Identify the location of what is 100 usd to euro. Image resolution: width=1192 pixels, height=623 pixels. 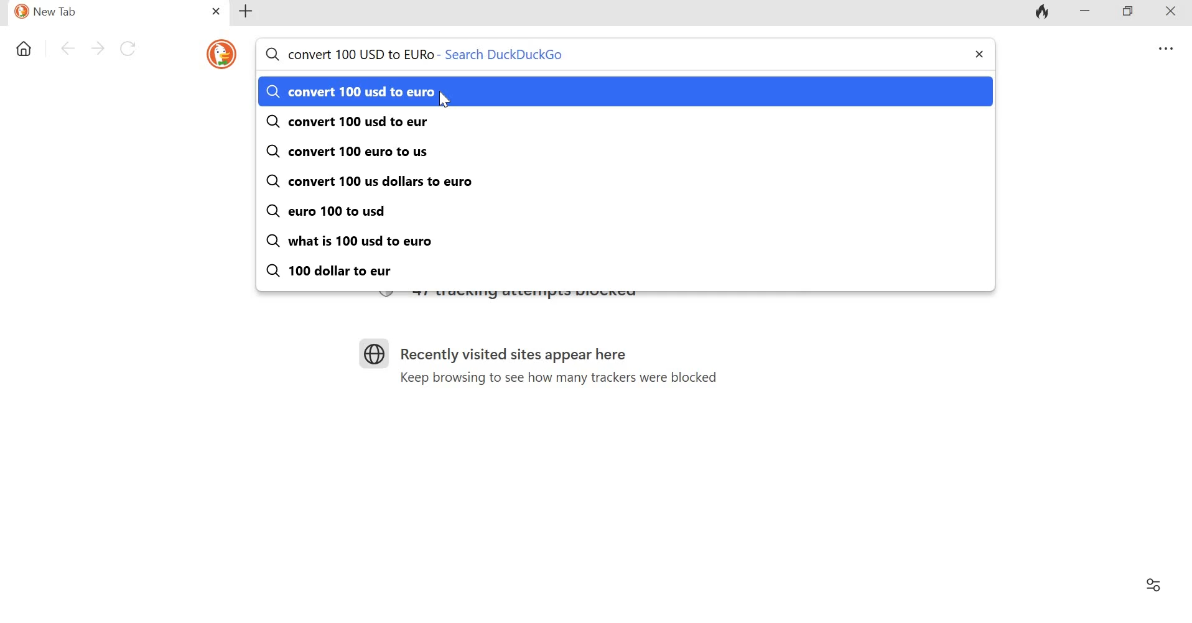
(359, 241).